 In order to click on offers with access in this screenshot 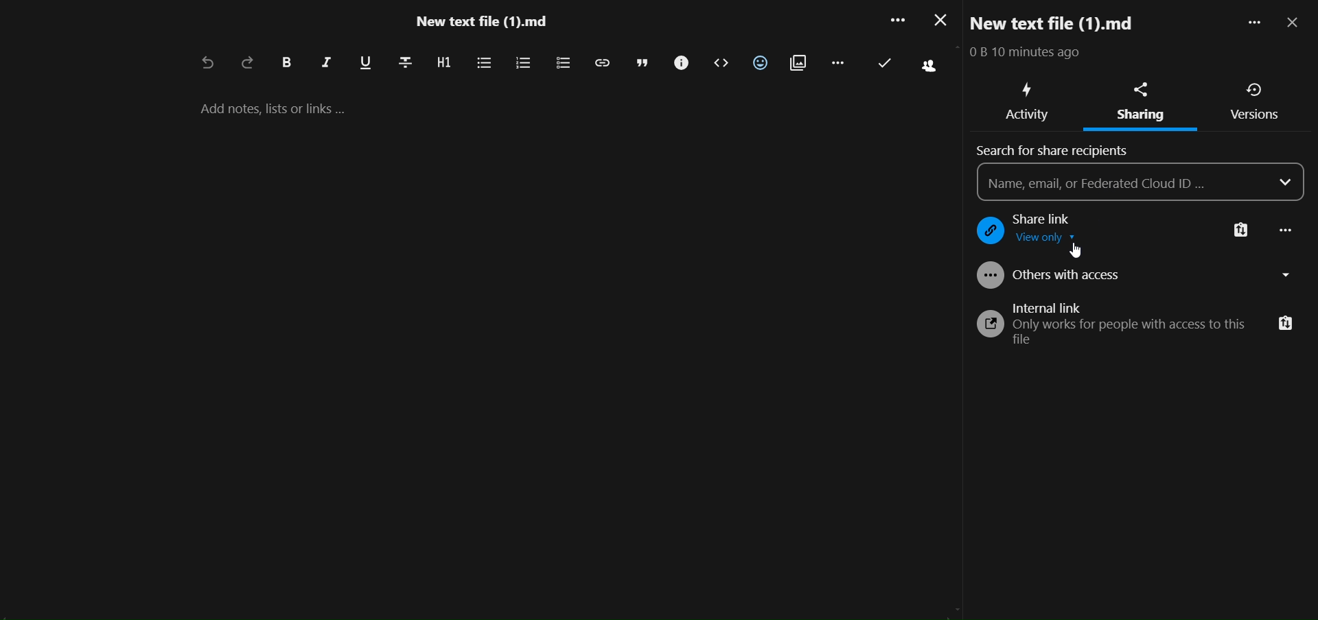, I will do `click(1070, 278)`.